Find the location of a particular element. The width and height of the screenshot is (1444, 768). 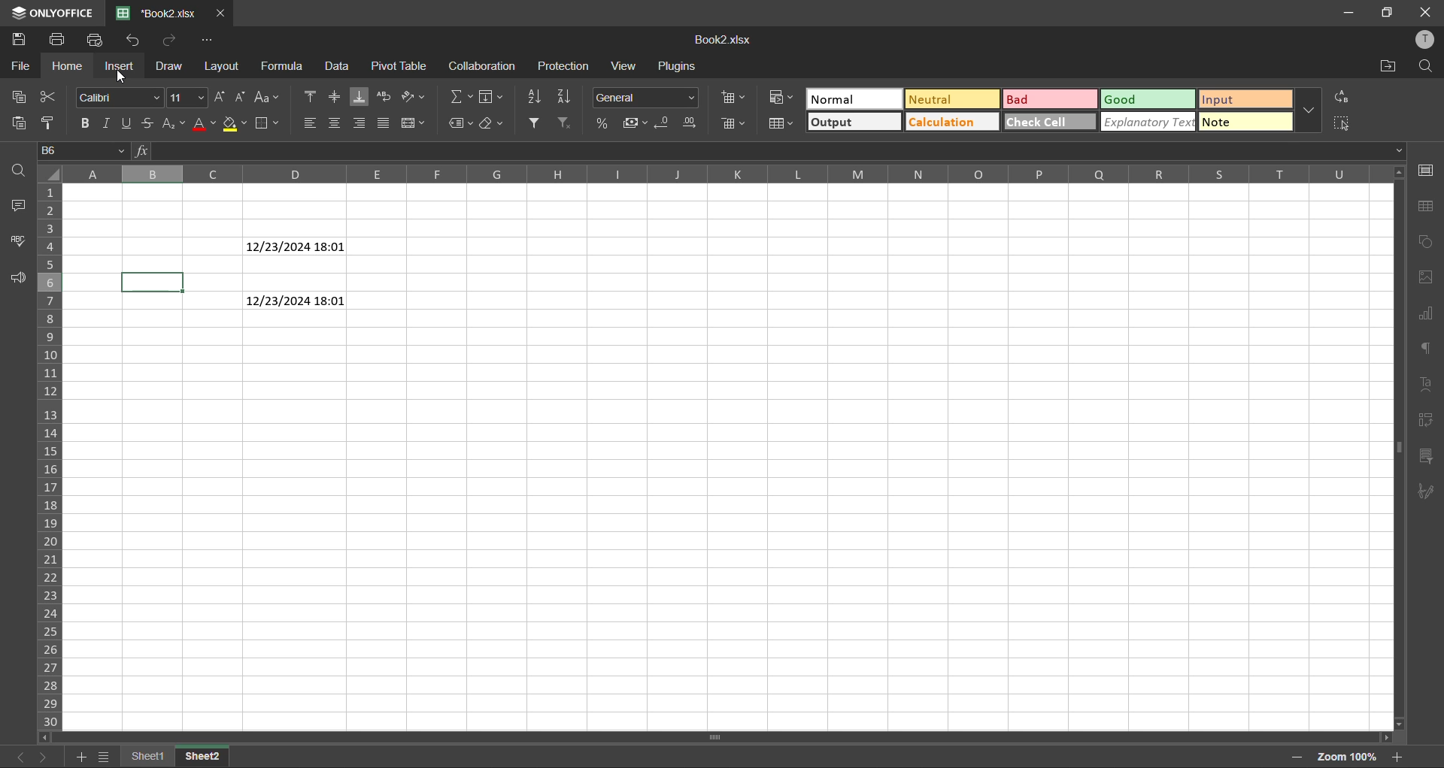

merge and center is located at coordinates (415, 123).